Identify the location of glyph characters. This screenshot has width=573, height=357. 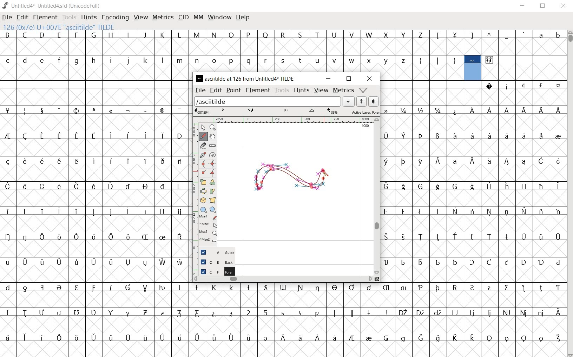
(473, 182).